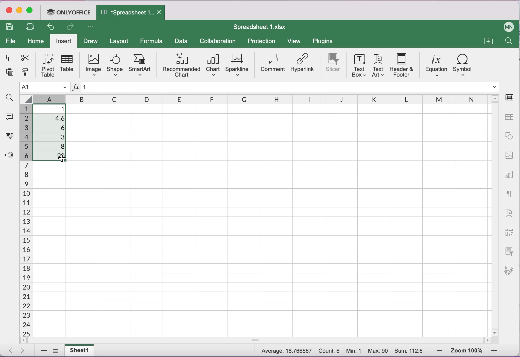  I want to click on signature, so click(510, 272).